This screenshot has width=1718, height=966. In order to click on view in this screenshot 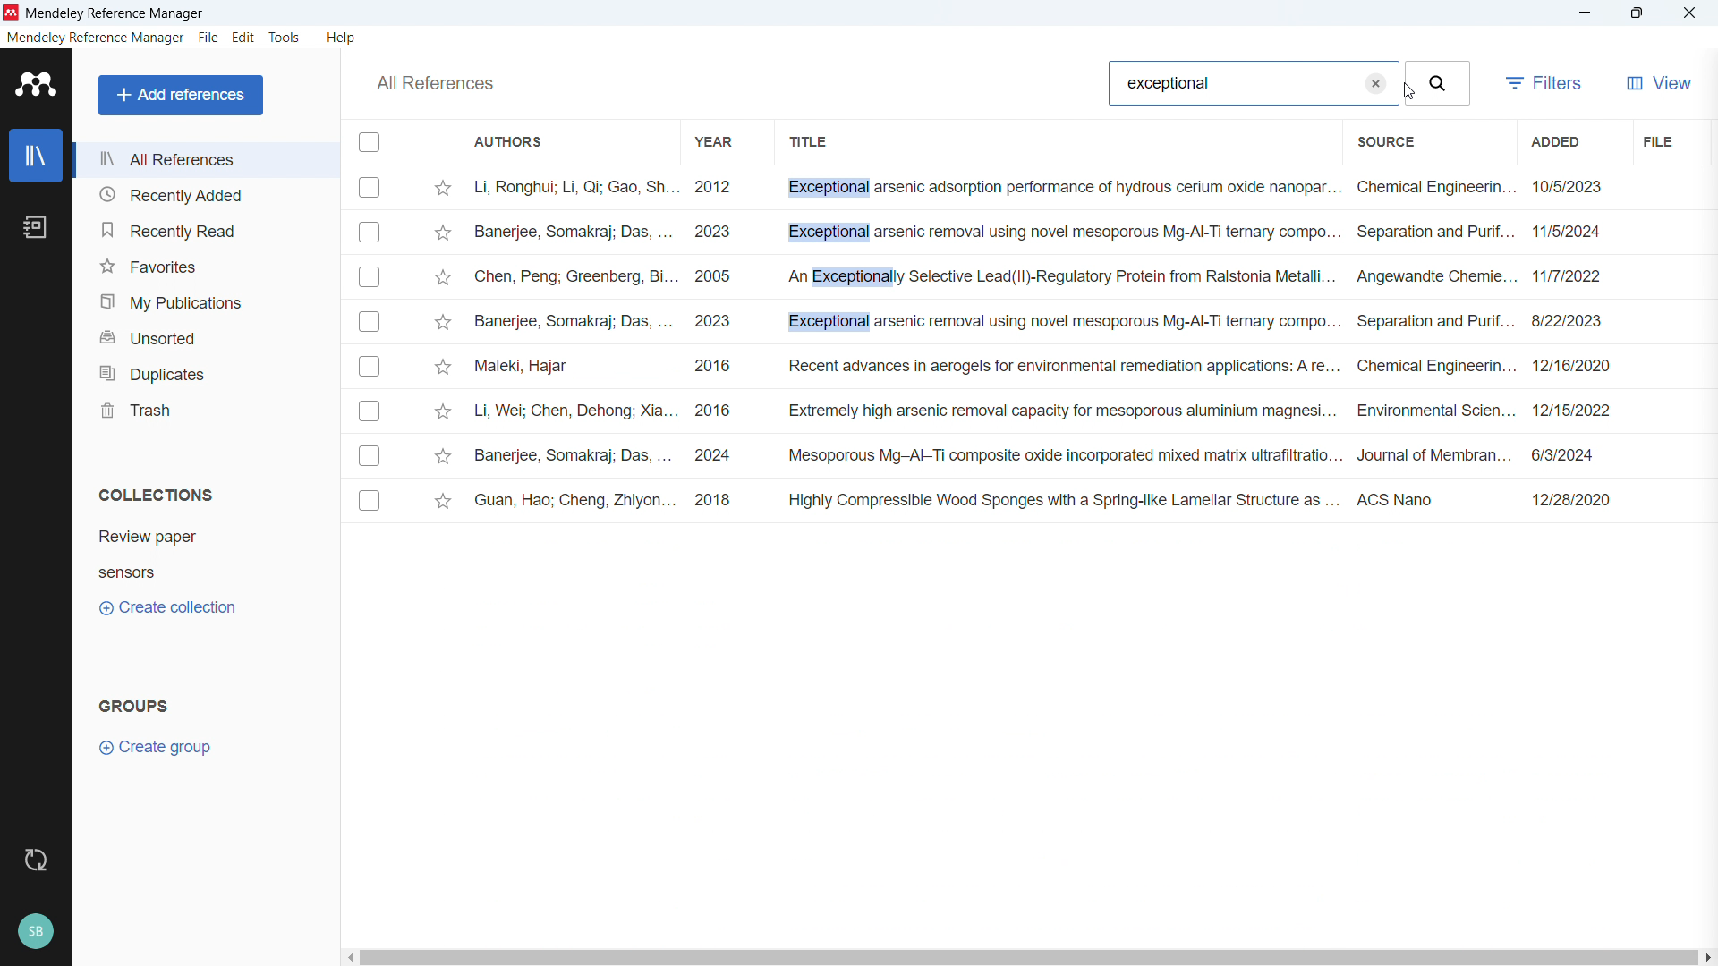, I will do `click(1656, 83)`.